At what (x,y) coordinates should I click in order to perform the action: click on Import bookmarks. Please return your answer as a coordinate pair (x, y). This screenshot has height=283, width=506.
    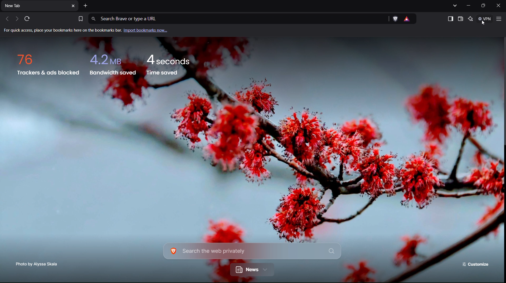
    Looking at the image, I should click on (89, 32).